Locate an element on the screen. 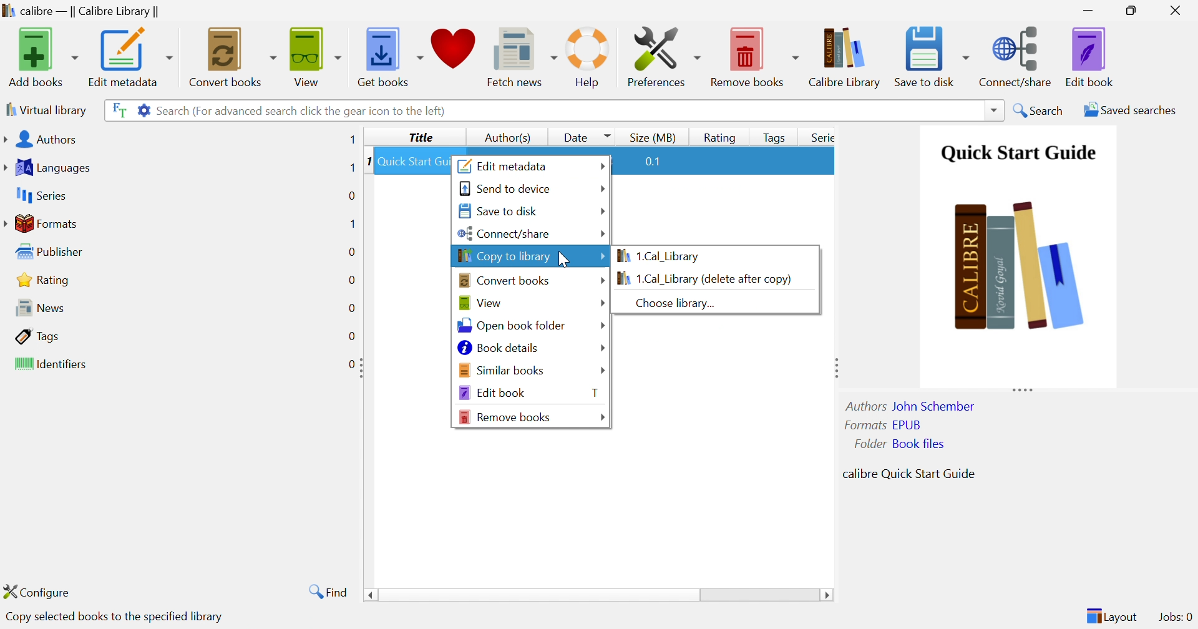  Virtual library is located at coordinates (47, 110).